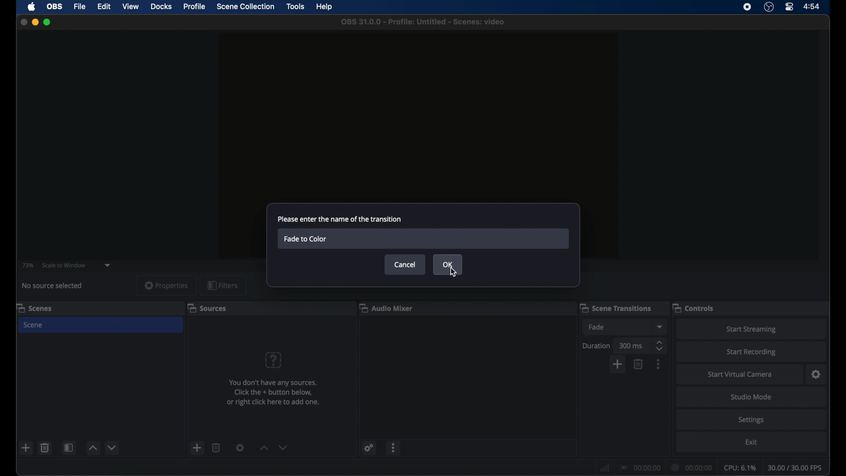 The height and width of the screenshot is (476, 846). Describe the element at coordinates (453, 273) in the screenshot. I see `cursor` at that location.